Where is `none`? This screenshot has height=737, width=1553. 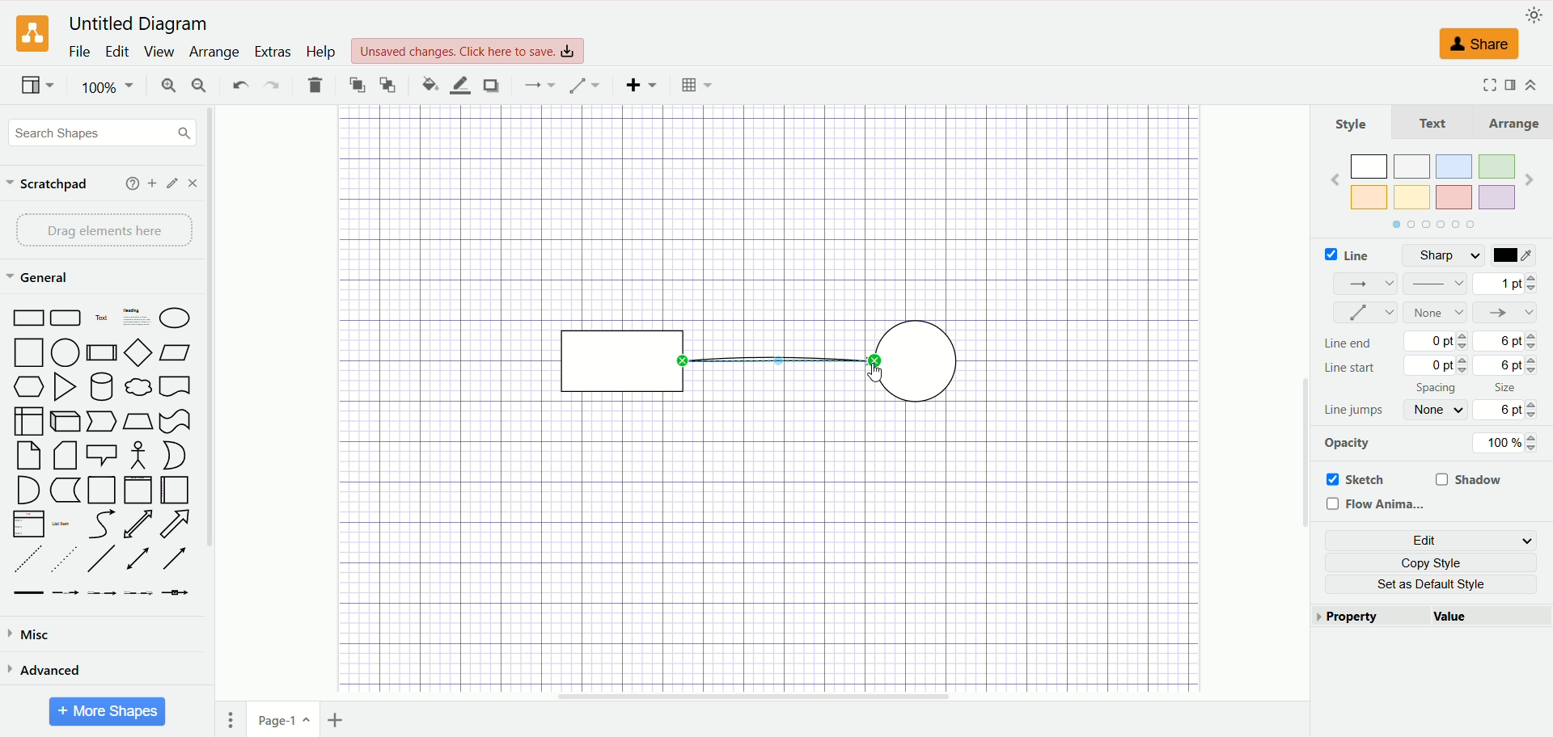
none is located at coordinates (1434, 409).